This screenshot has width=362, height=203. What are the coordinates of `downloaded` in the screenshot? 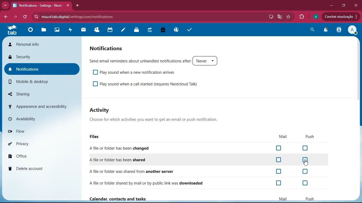 It's located at (163, 183).